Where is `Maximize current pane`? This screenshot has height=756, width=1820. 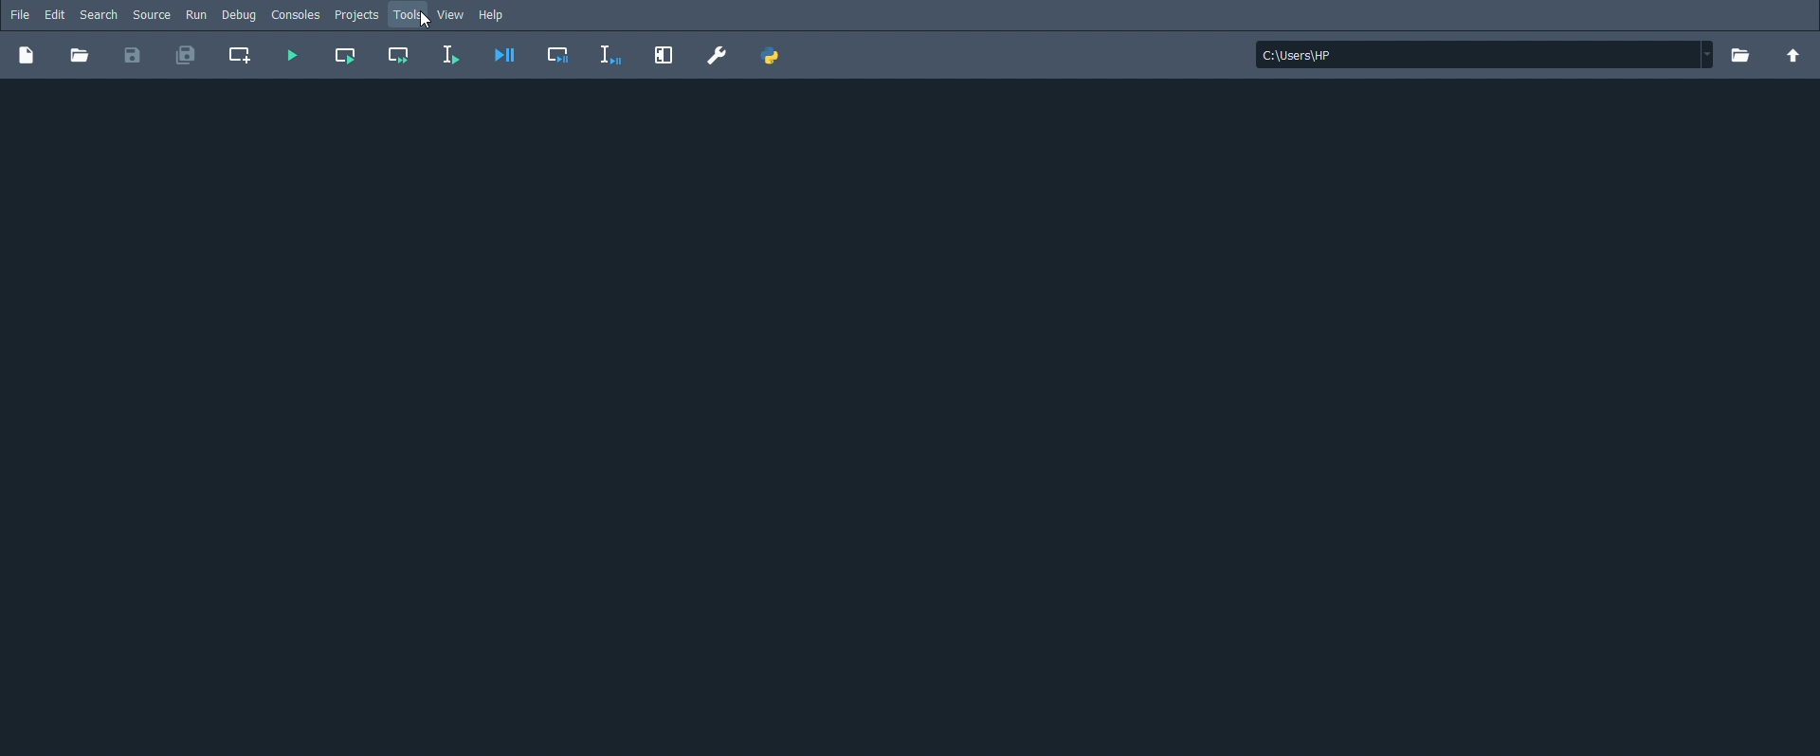 Maximize current pane is located at coordinates (668, 56).